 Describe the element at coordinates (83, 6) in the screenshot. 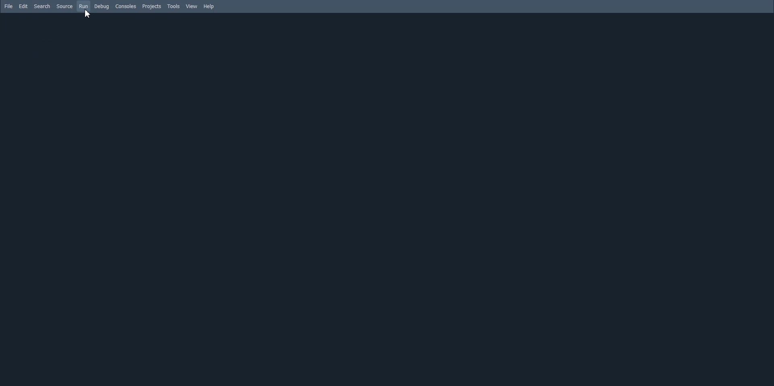

I see `Run` at that location.